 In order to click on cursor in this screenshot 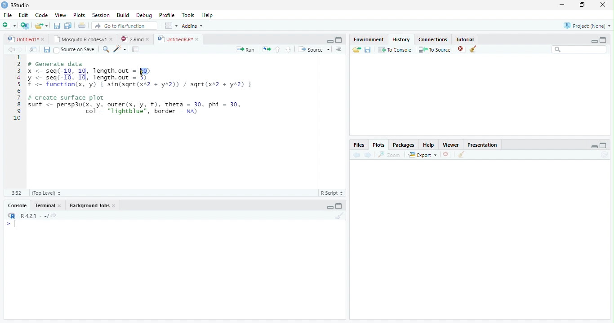, I will do `click(143, 74)`.